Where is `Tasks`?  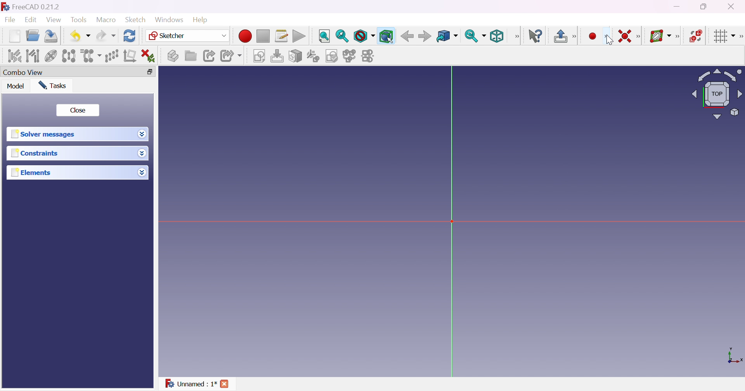
Tasks is located at coordinates (52, 85).